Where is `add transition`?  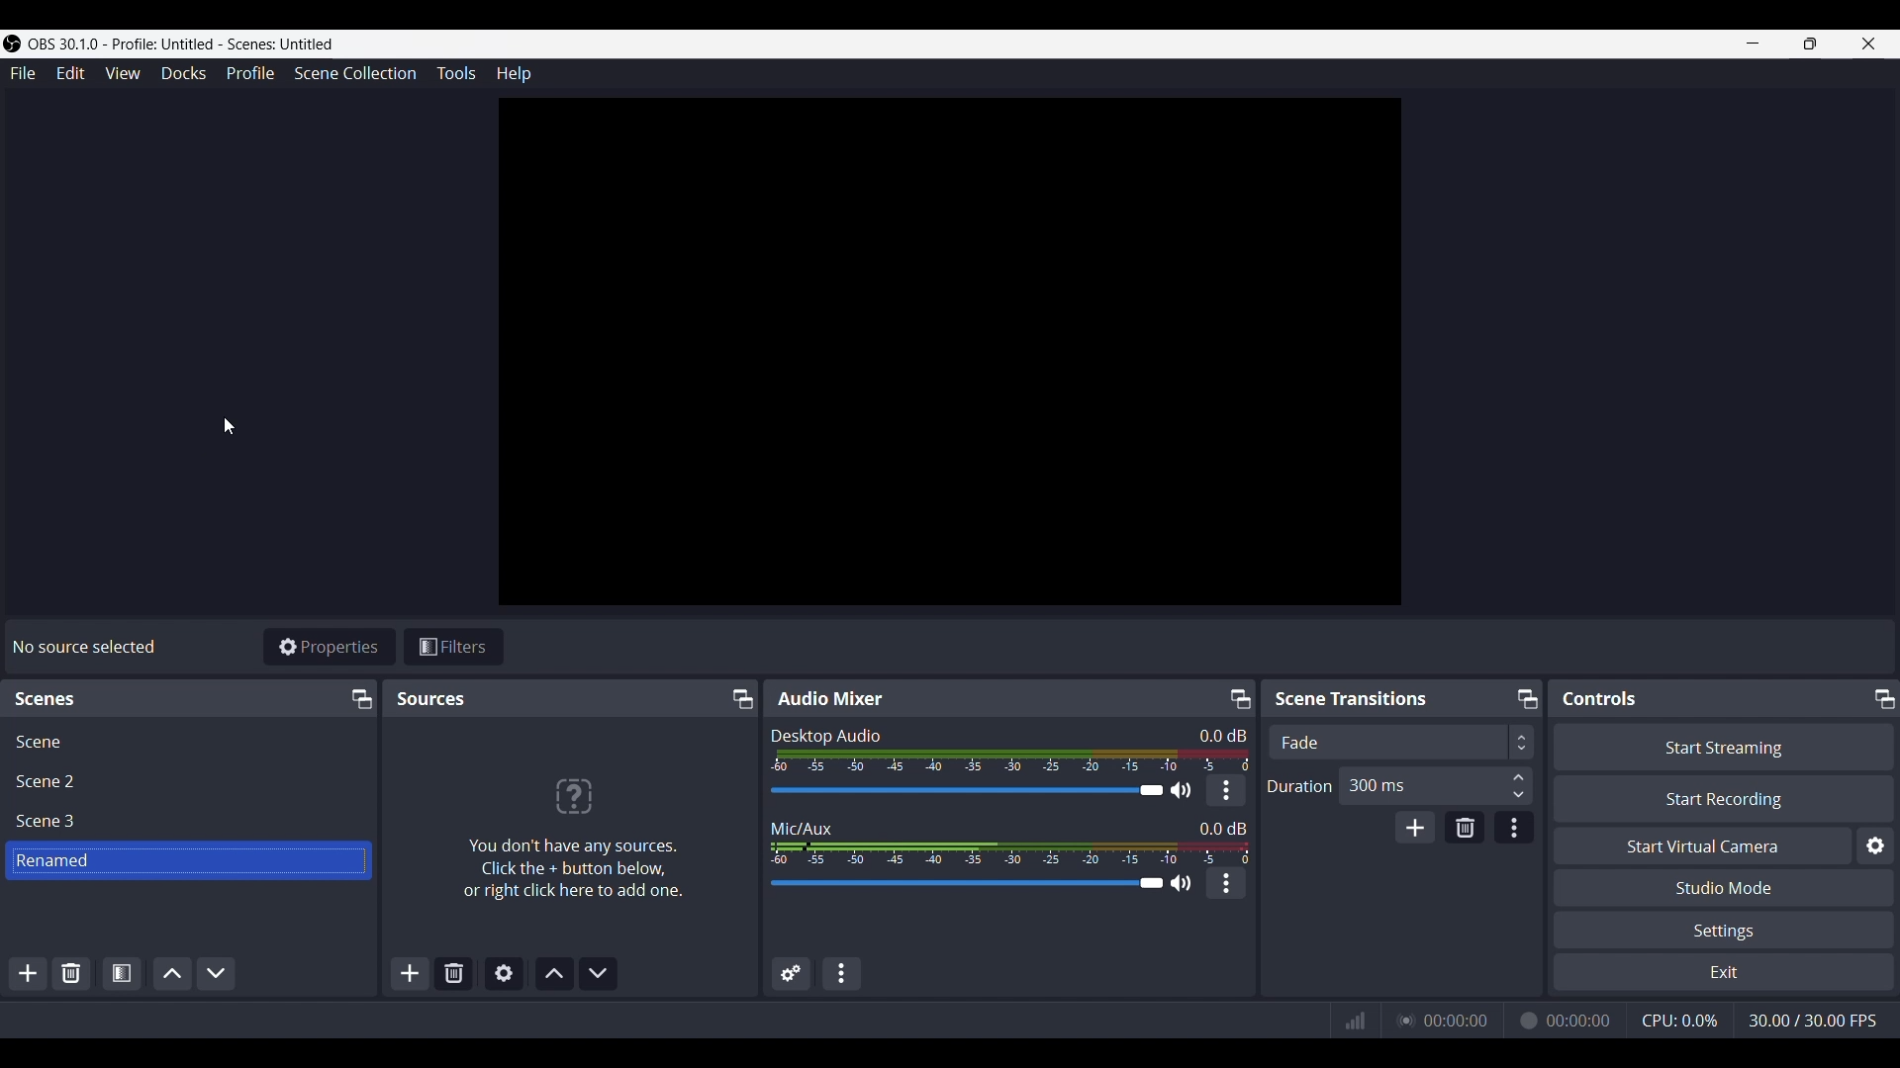
add transition is located at coordinates (1415, 827).